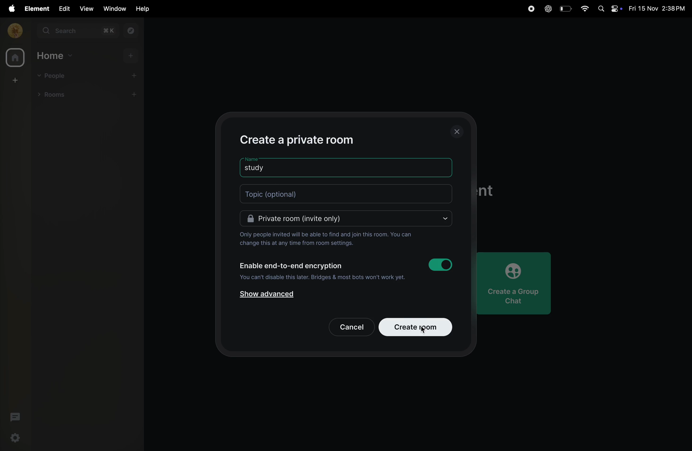 Image resolution: width=692 pixels, height=451 pixels. What do you see at coordinates (659, 9) in the screenshot?
I see `date and time` at bounding box center [659, 9].